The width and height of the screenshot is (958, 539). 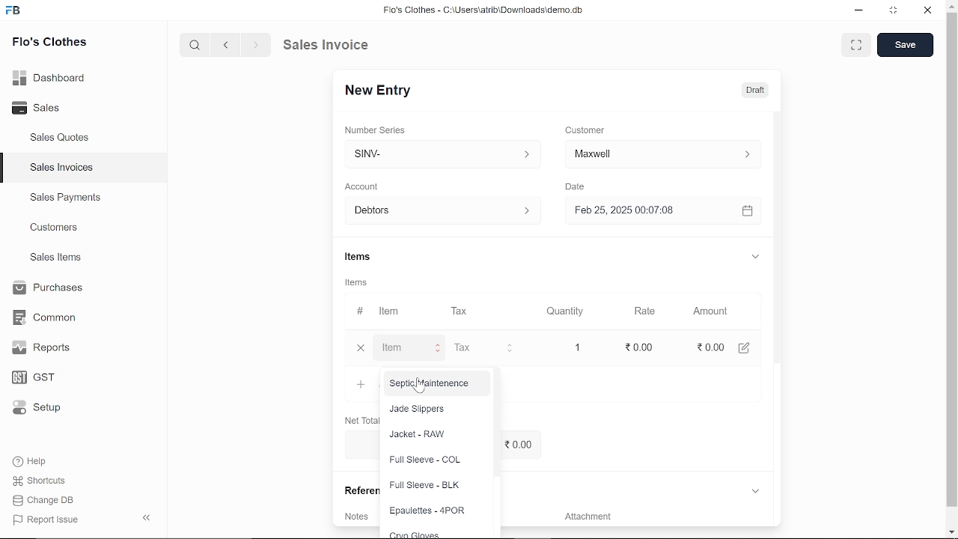 I want to click on References., so click(x=359, y=491).